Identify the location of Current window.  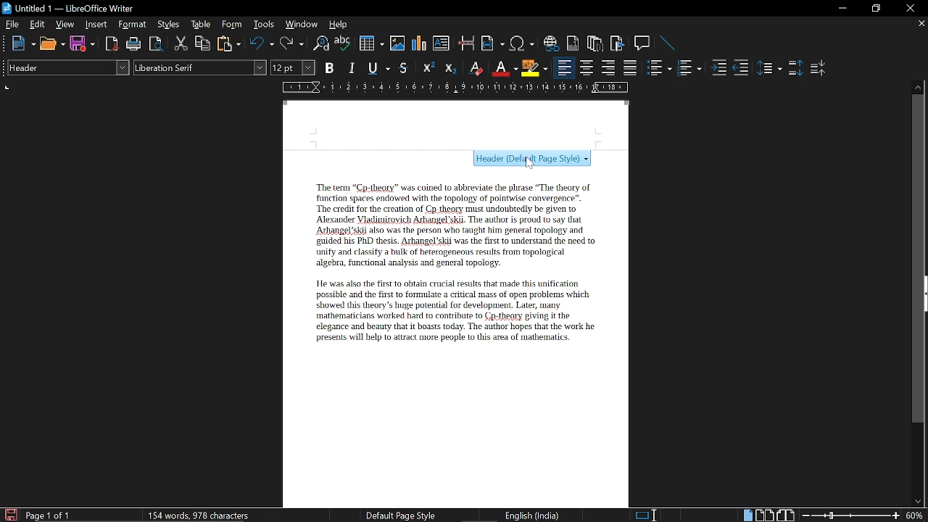
(68, 9).